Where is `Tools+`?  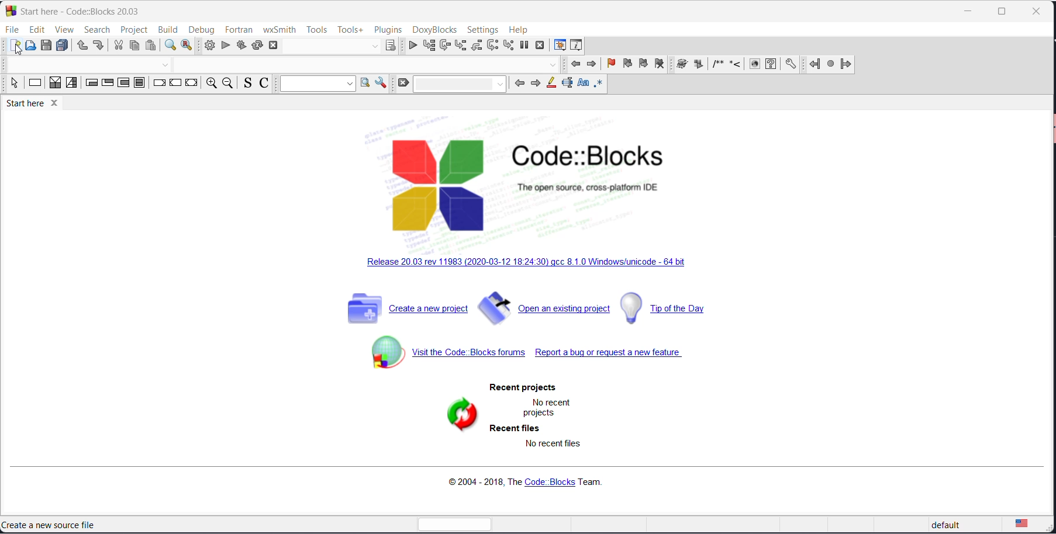
Tools+ is located at coordinates (350, 30).